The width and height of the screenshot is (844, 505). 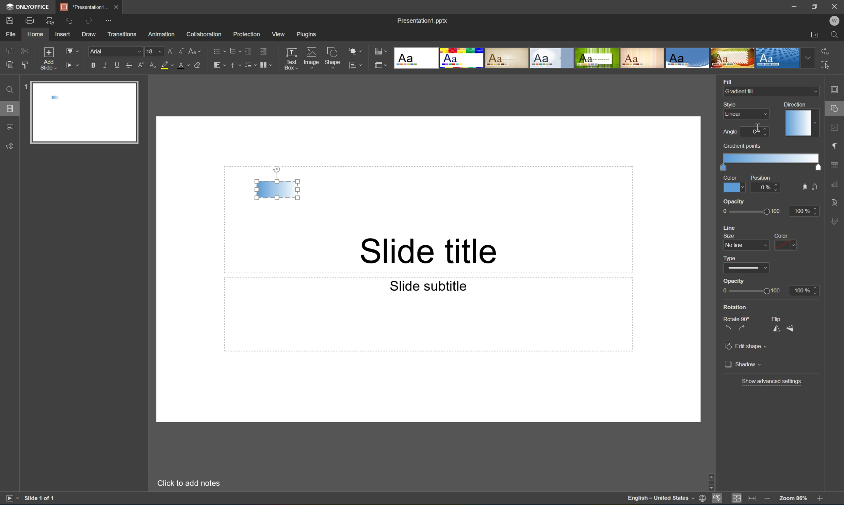 What do you see at coordinates (786, 245) in the screenshot?
I see `color dropdown` at bounding box center [786, 245].